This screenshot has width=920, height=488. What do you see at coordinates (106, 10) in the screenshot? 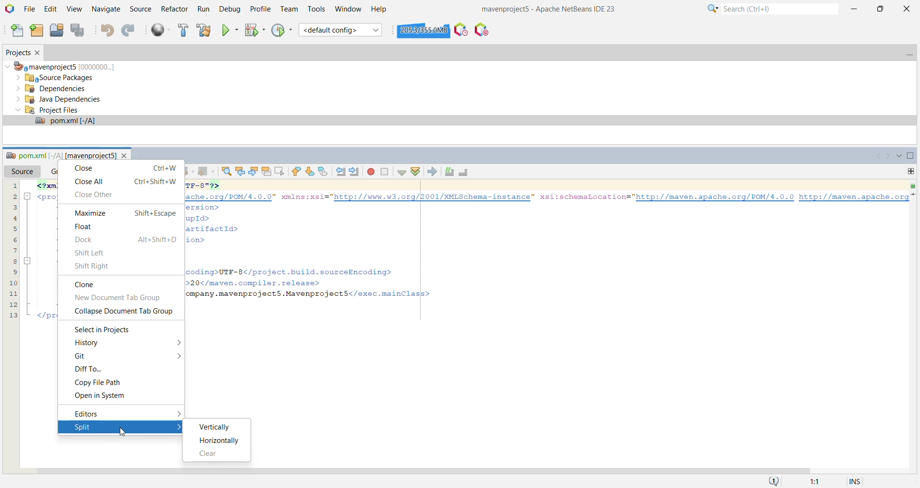
I see `Navigate` at bounding box center [106, 10].